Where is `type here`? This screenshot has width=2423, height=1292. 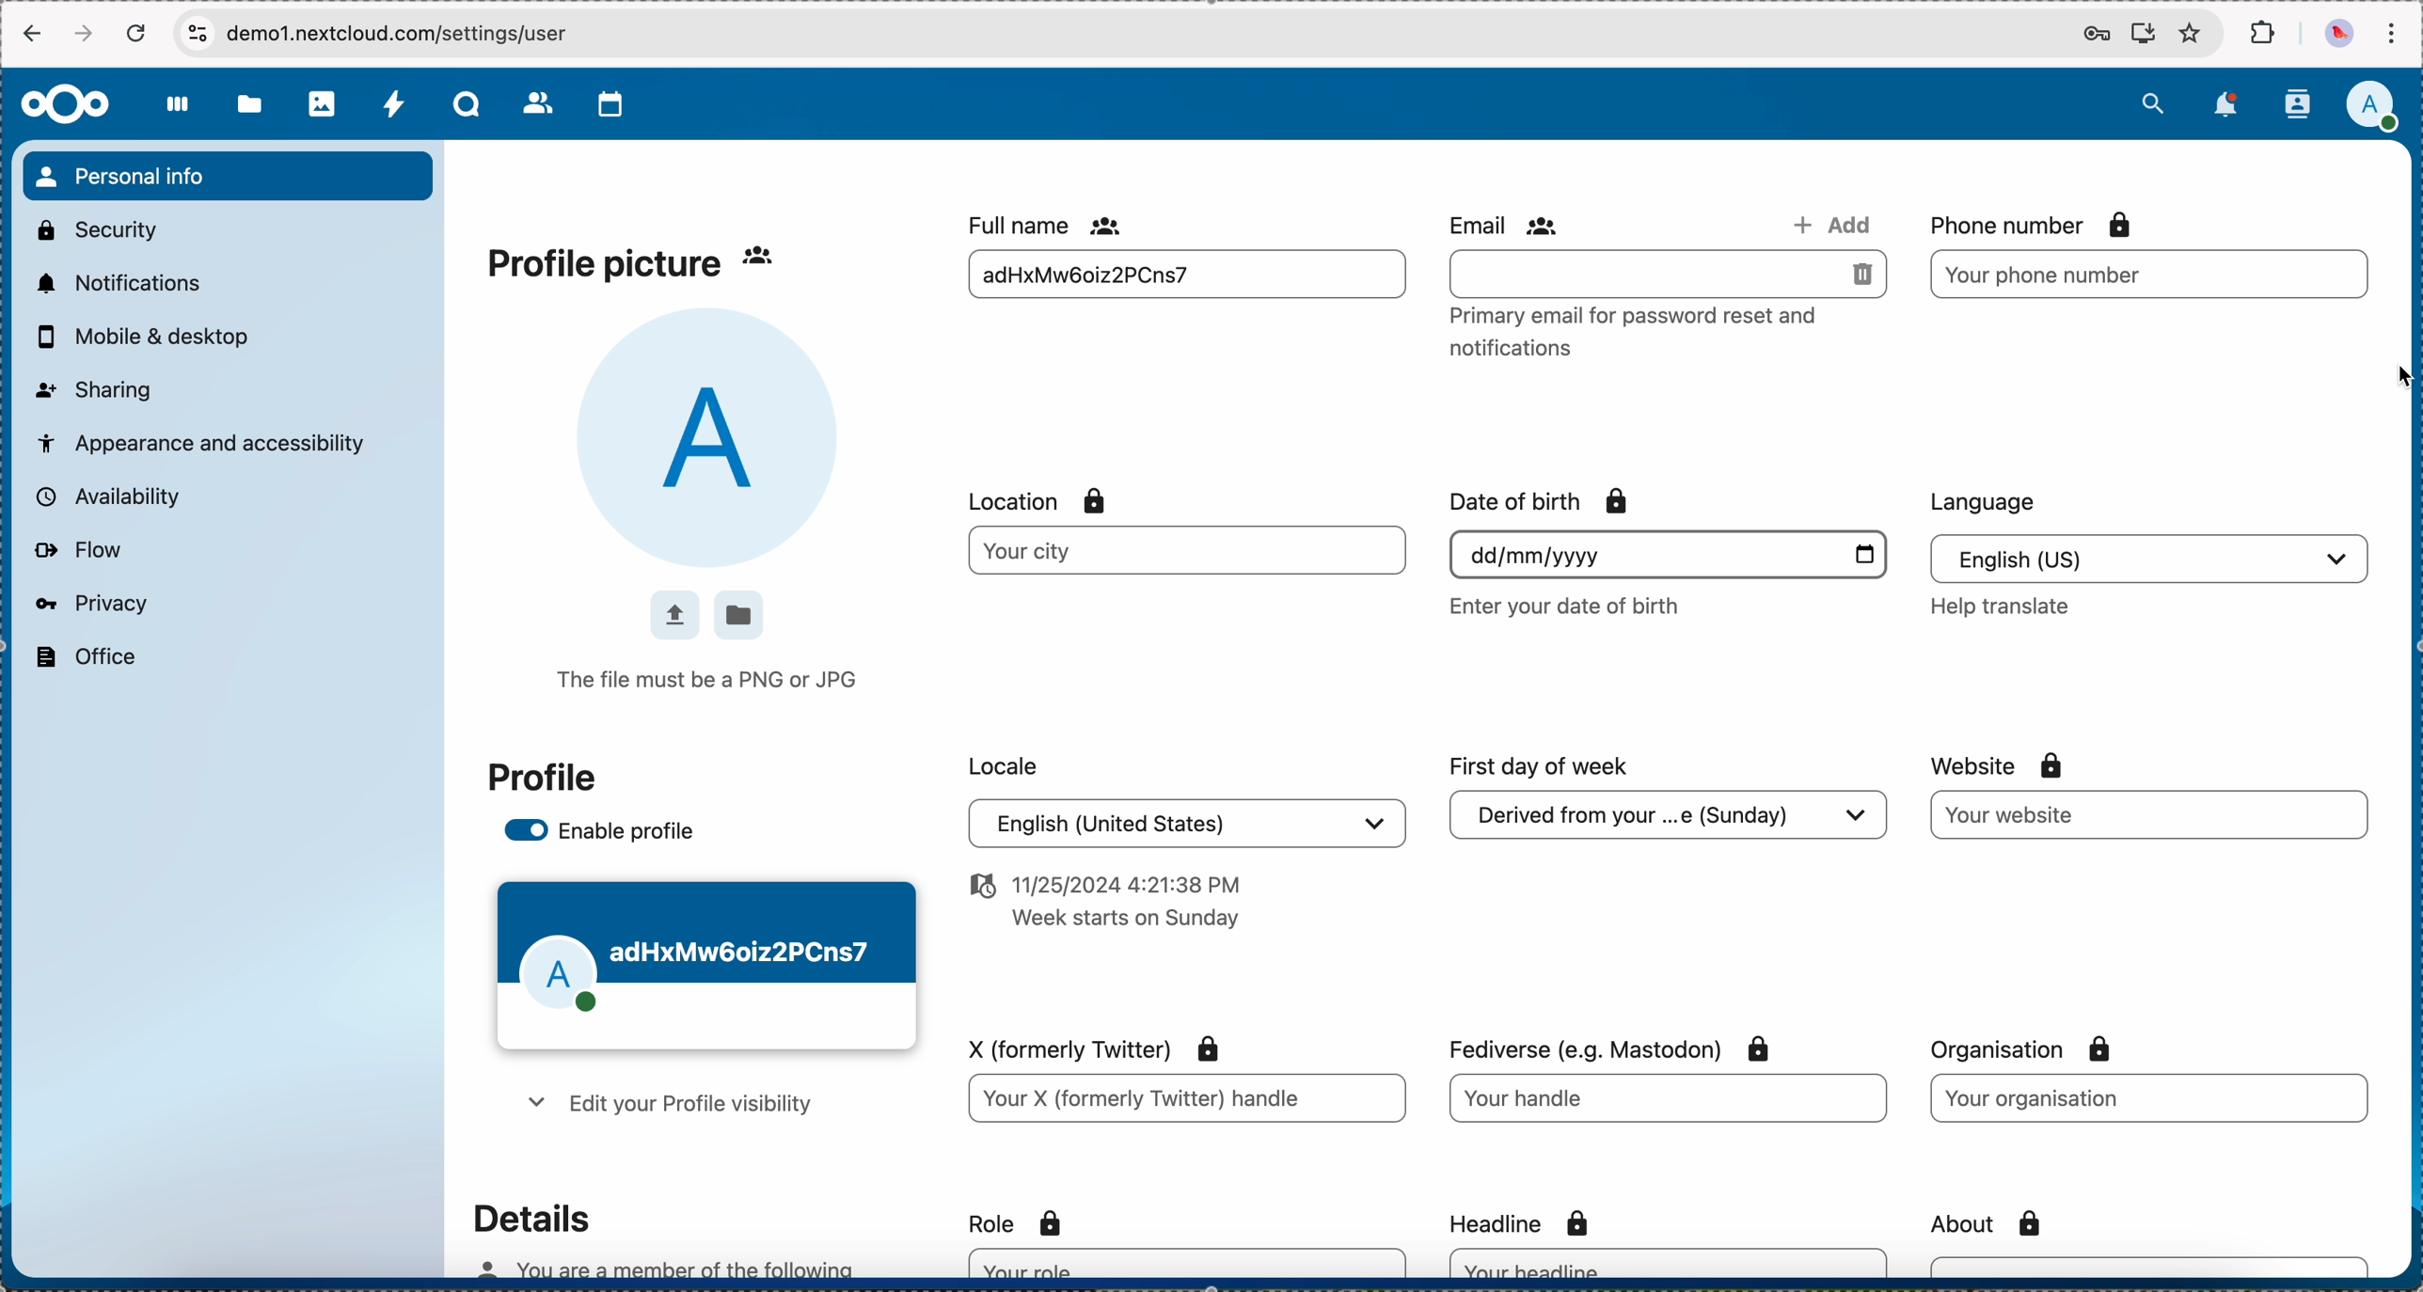 type here is located at coordinates (2150, 816).